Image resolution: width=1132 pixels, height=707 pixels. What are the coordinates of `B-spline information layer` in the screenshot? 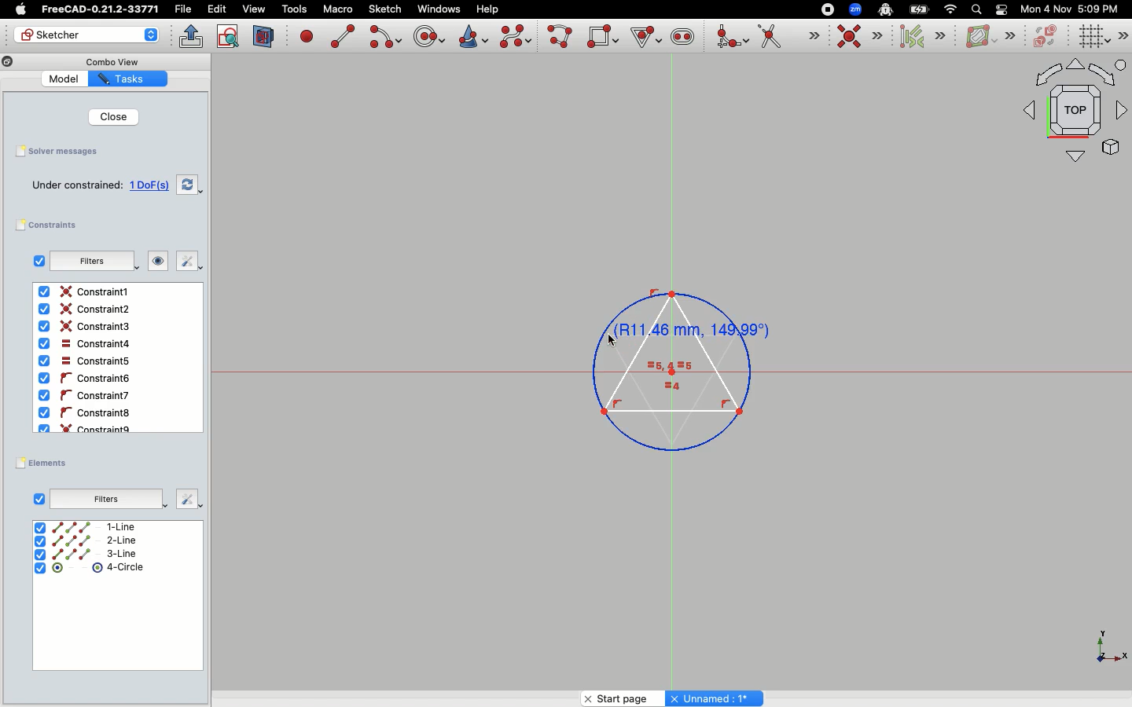 It's located at (989, 37).